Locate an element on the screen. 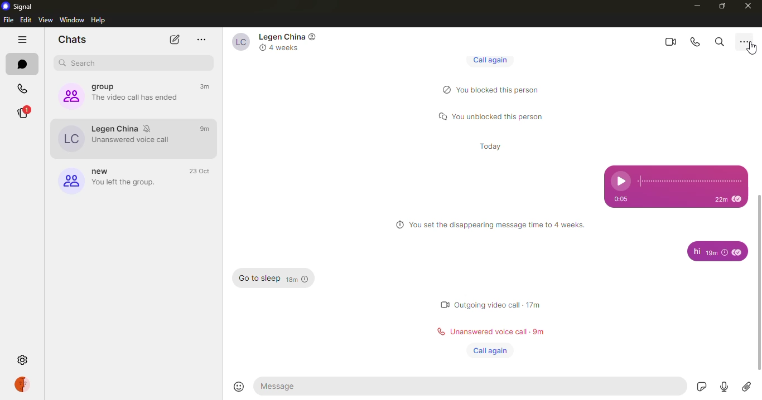  voice call is located at coordinates (693, 42).